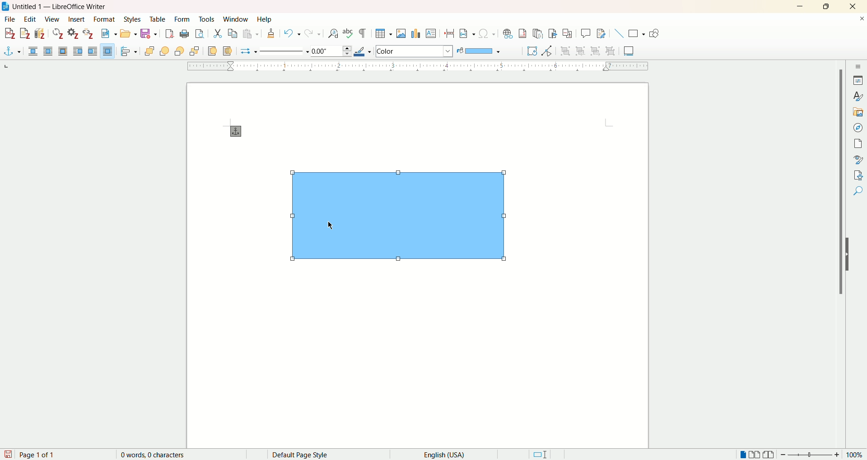  I want to click on insert bookmark, so click(552, 33).